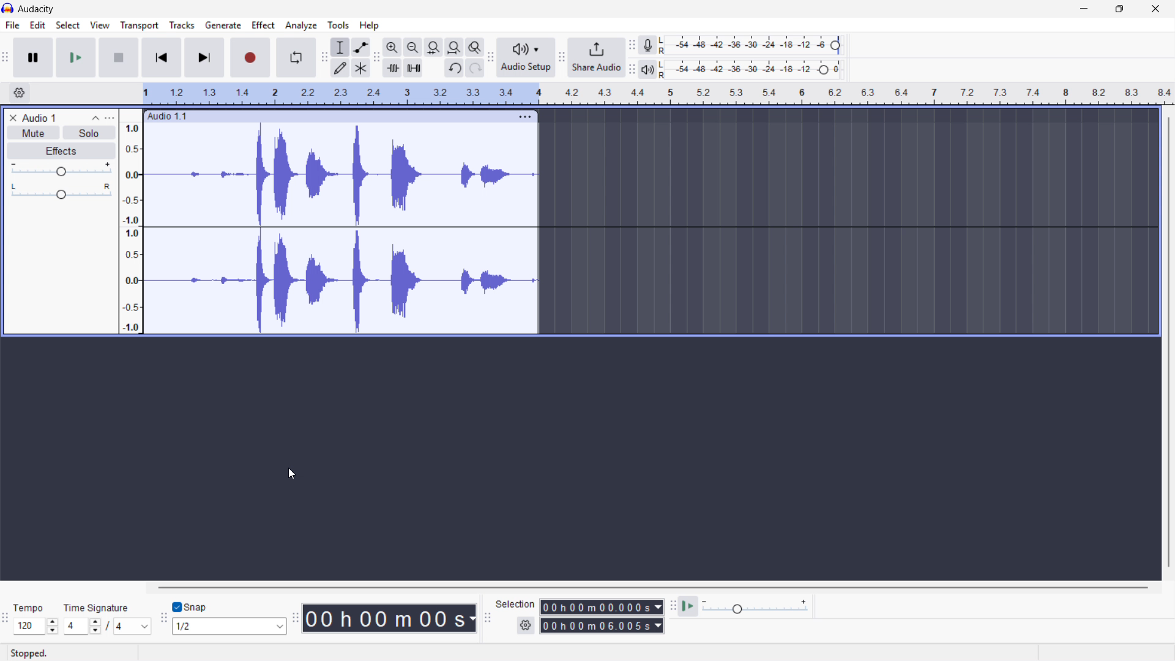  Describe the element at coordinates (647, 45) in the screenshot. I see `Recording metre` at that location.